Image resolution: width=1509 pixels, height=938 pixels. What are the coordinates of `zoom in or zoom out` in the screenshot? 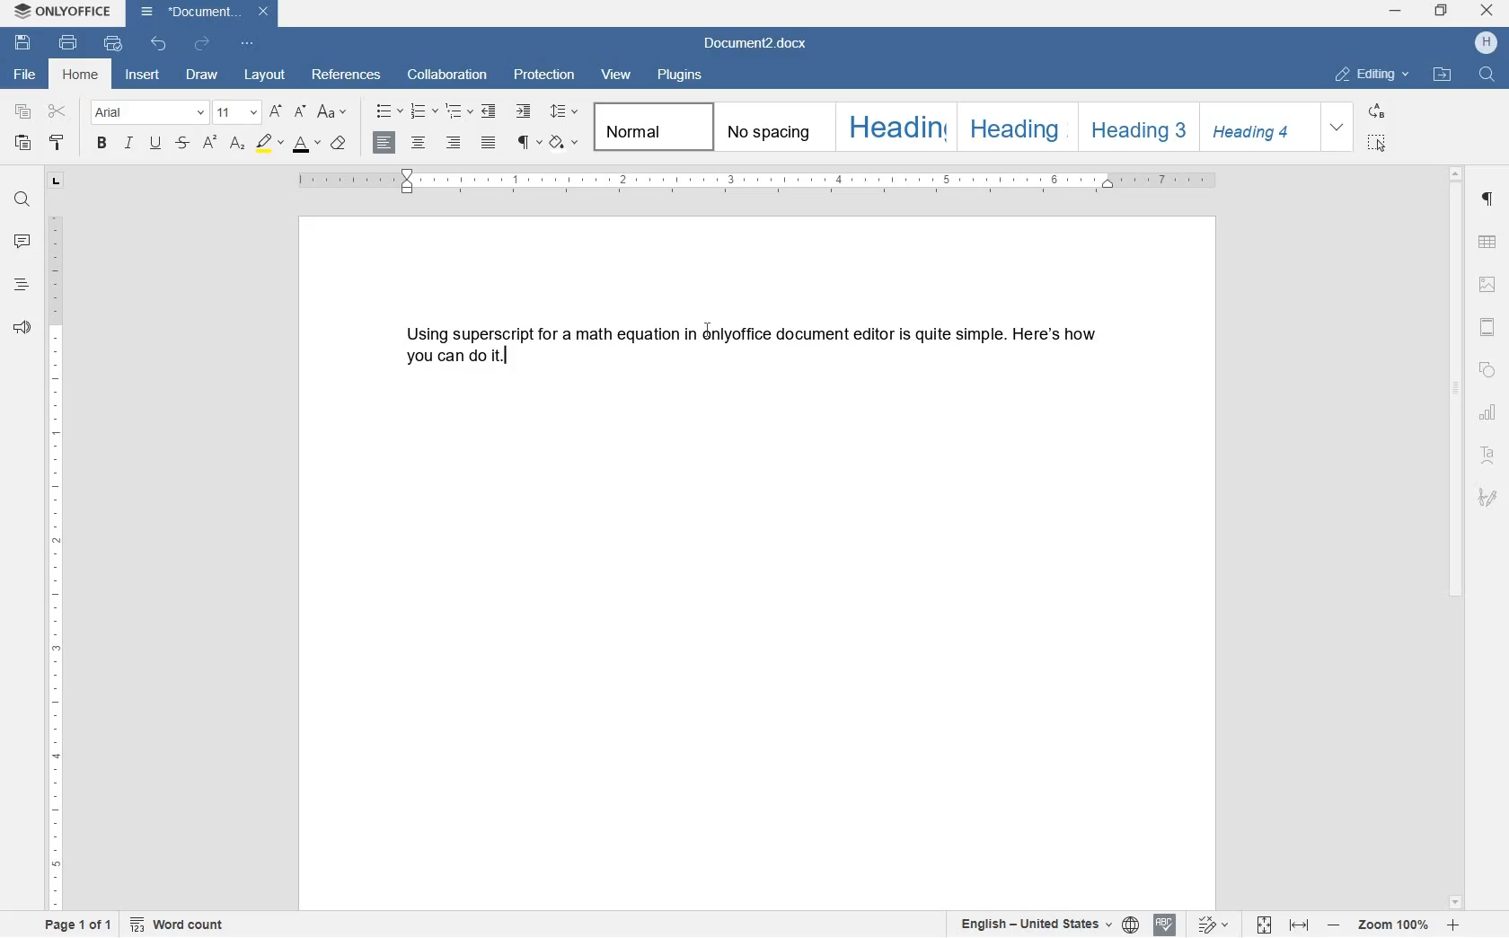 It's located at (1394, 925).